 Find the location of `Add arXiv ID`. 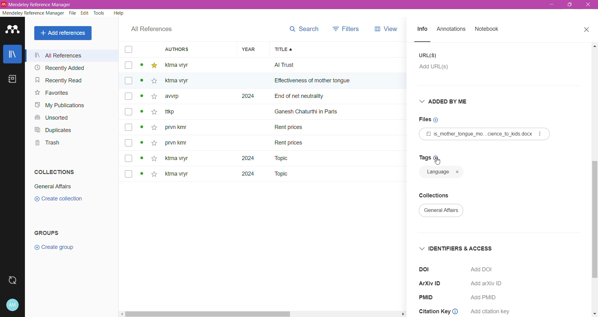

Add arXiv ID is located at coordinates (484, 285).